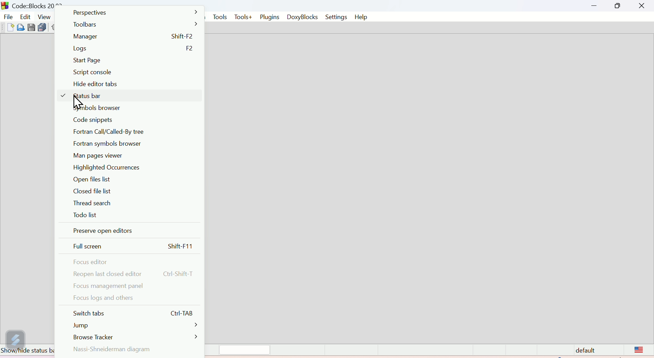 This screenshot has width=654, height=358. Describe the element at coordinates (219, 16) in the screenshot. I see `Tools` at that location.